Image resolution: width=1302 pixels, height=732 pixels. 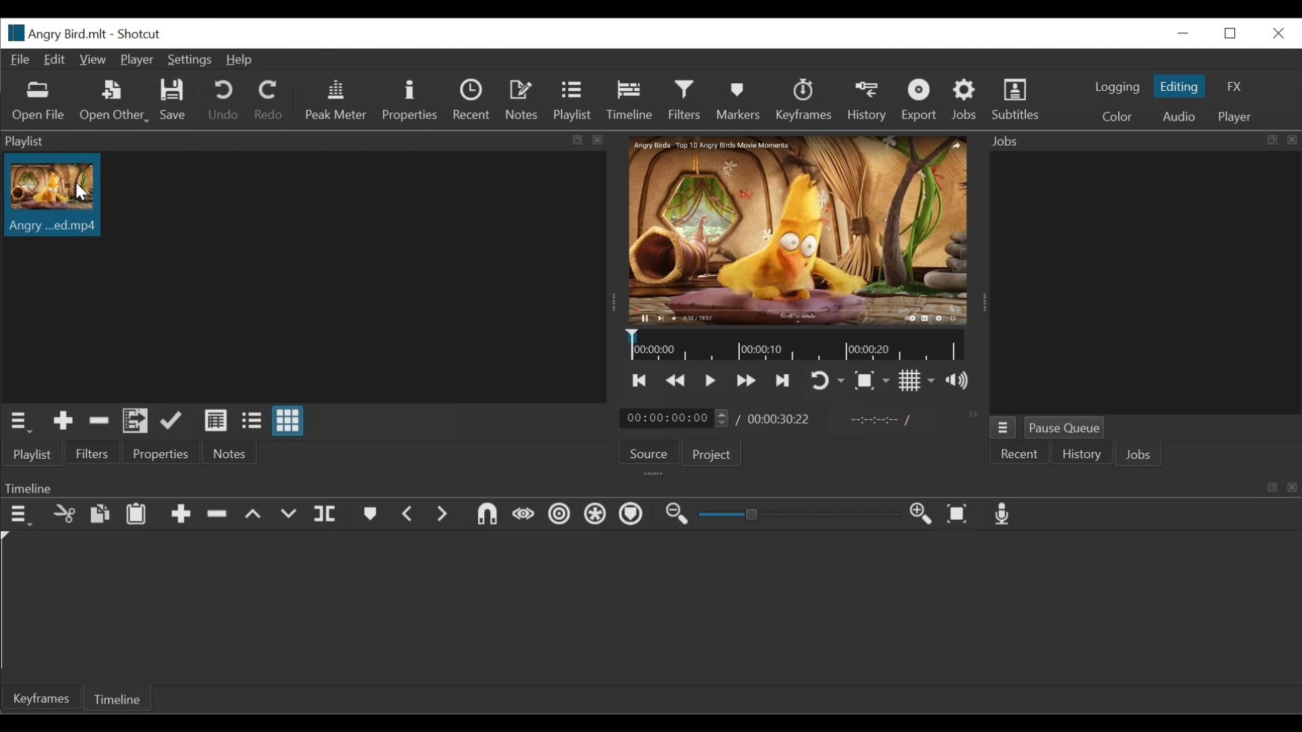 I want to click on Append, so click(x=180, y=516).